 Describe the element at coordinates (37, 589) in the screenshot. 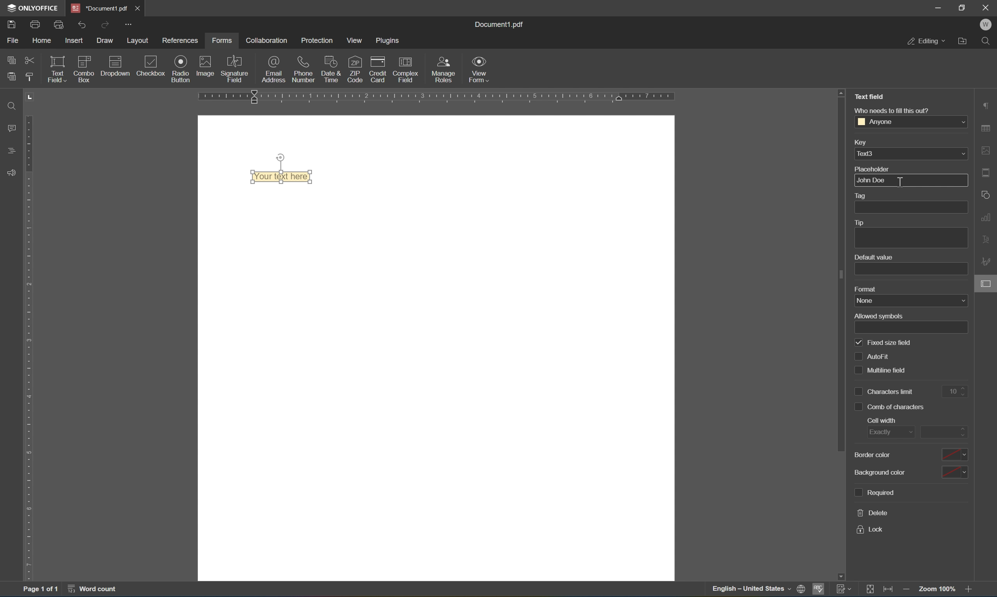

I see `page 1 of 1` at that location.